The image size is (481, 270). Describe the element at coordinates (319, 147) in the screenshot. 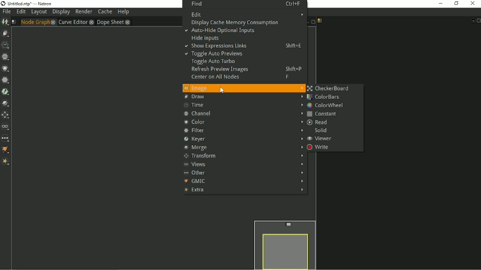

I see `Write` at that location.